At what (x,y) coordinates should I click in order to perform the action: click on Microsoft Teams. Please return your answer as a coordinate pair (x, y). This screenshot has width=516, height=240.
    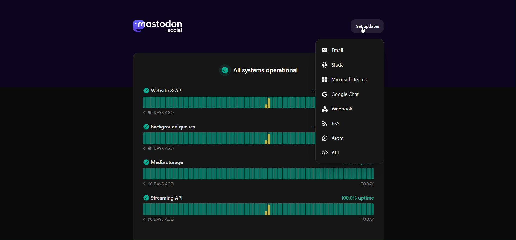
    Looking at the image, I should click on (348, 80).